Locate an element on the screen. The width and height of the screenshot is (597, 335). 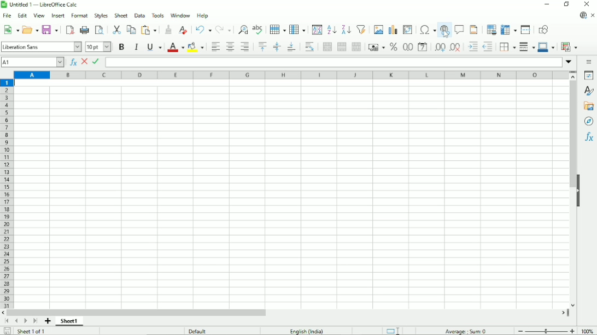
Cancel is located at coordinates (85, 62).